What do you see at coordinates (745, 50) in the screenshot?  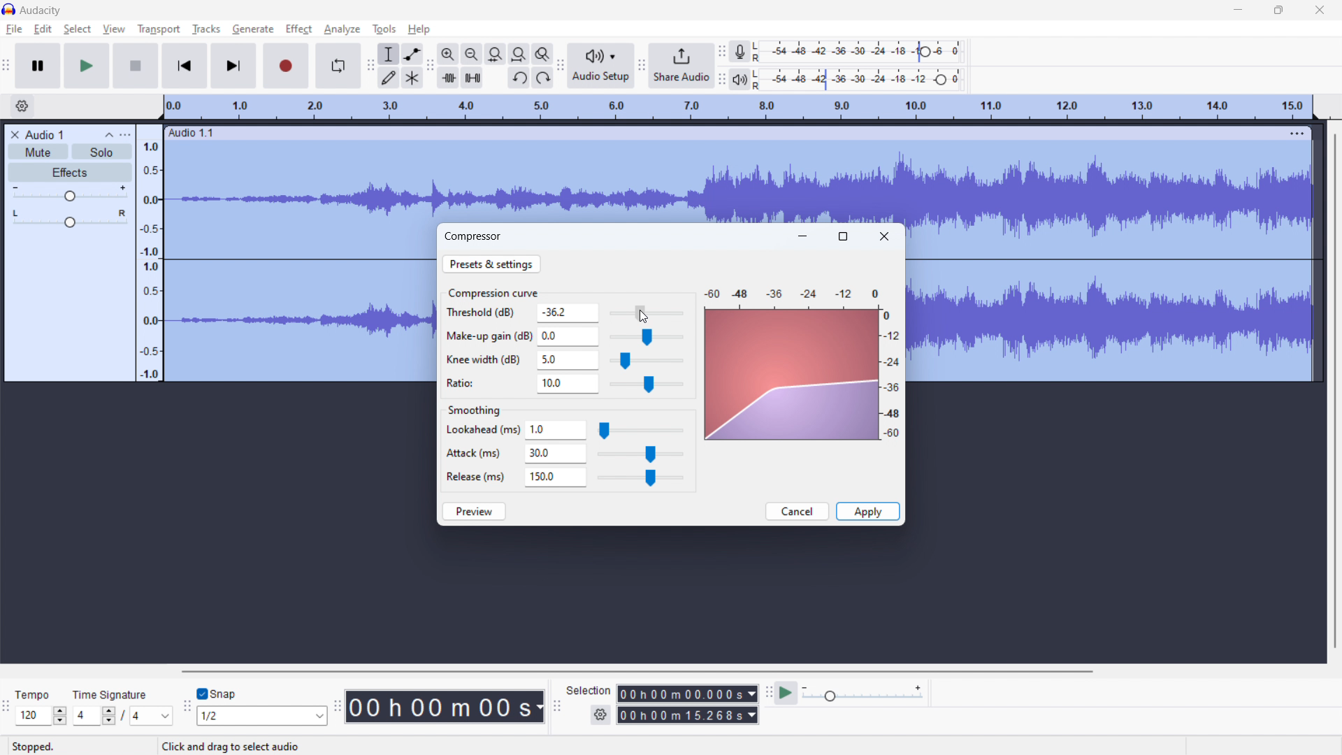 I see `recording meter` at bounding box center [745, 50].